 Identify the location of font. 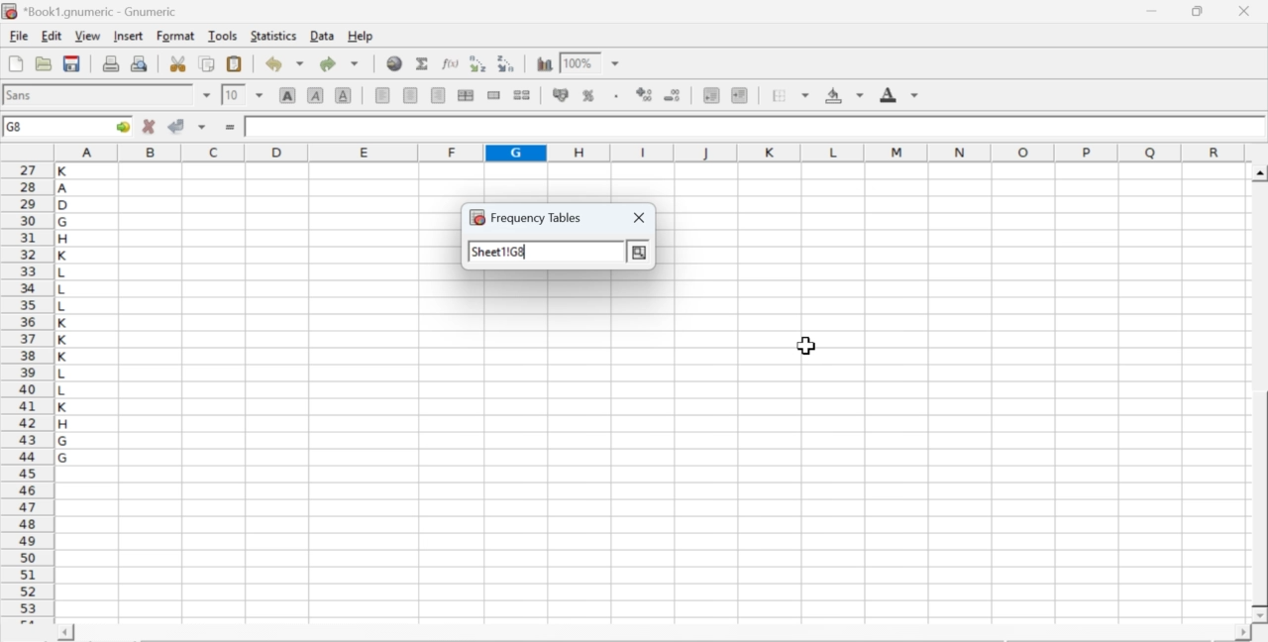
(22, 94).